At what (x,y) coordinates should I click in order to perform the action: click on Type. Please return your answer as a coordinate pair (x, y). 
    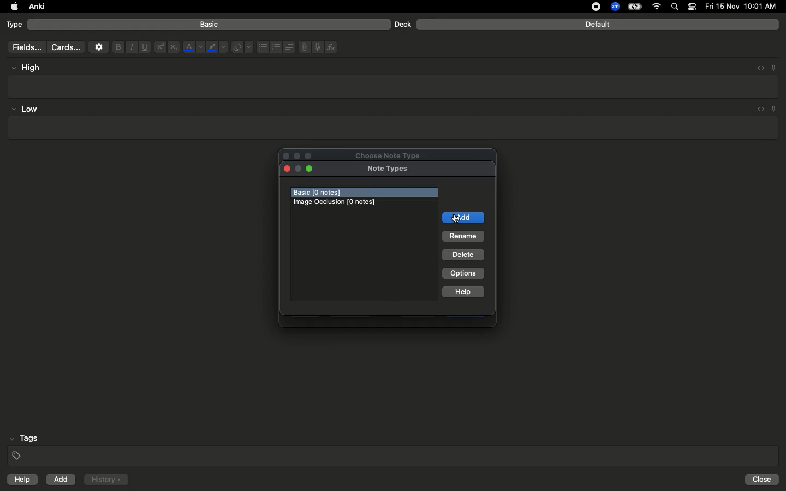
    Looking at the image, I should click on (15, 25).